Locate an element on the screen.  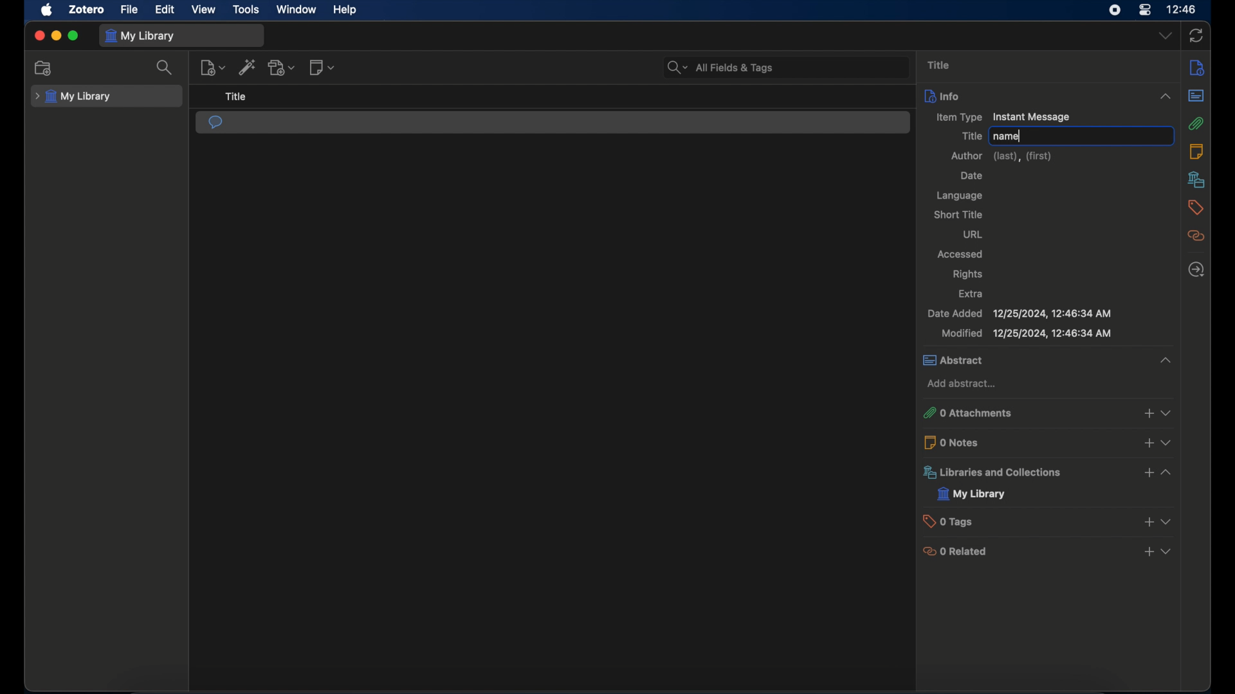
title is located at coordinates (938, 64).